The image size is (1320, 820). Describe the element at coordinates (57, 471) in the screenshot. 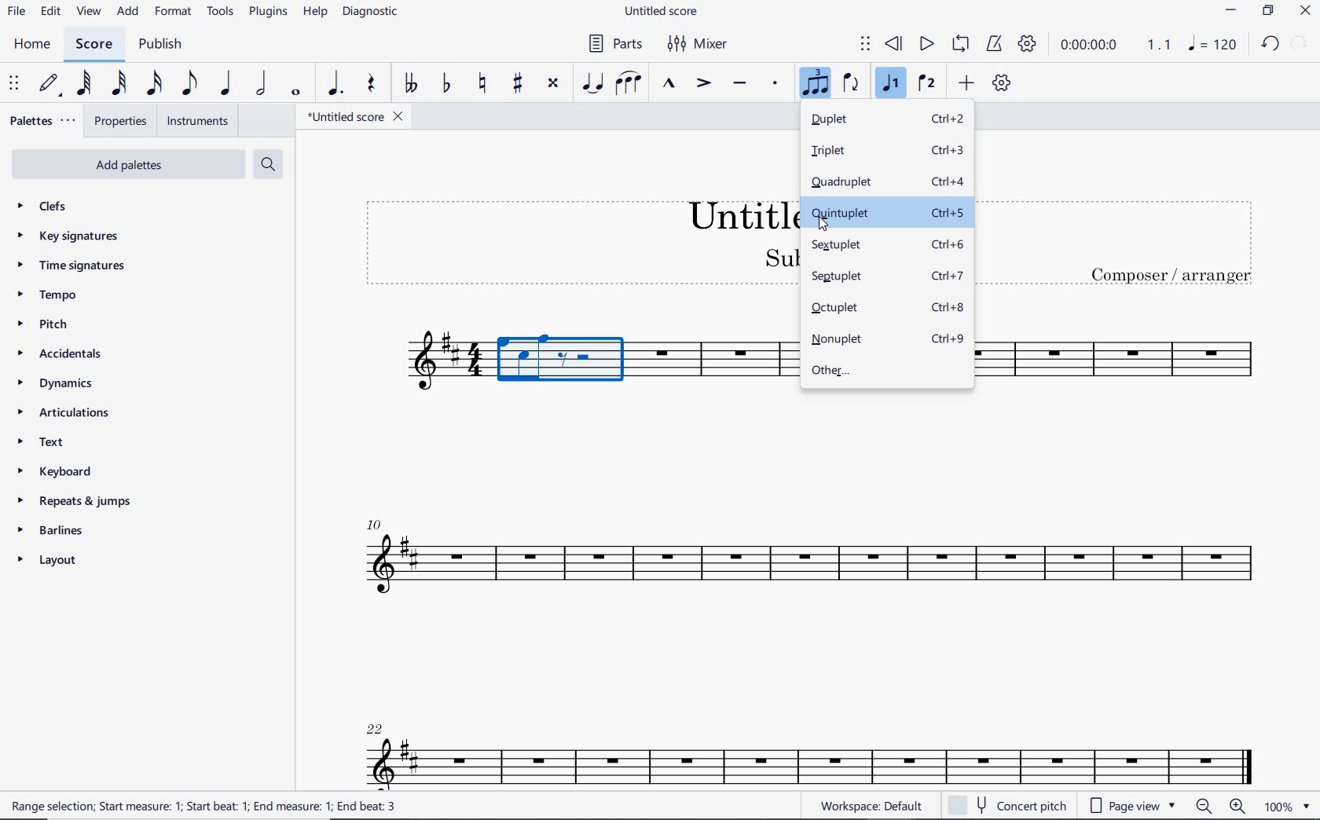

I see `KEYBOARD` at that location.